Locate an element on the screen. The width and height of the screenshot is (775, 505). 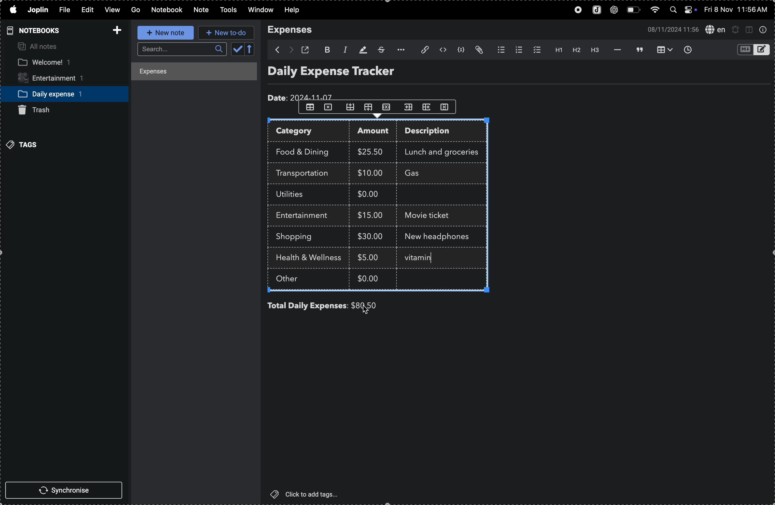
chatgpt is located at coordinates (614, 10).